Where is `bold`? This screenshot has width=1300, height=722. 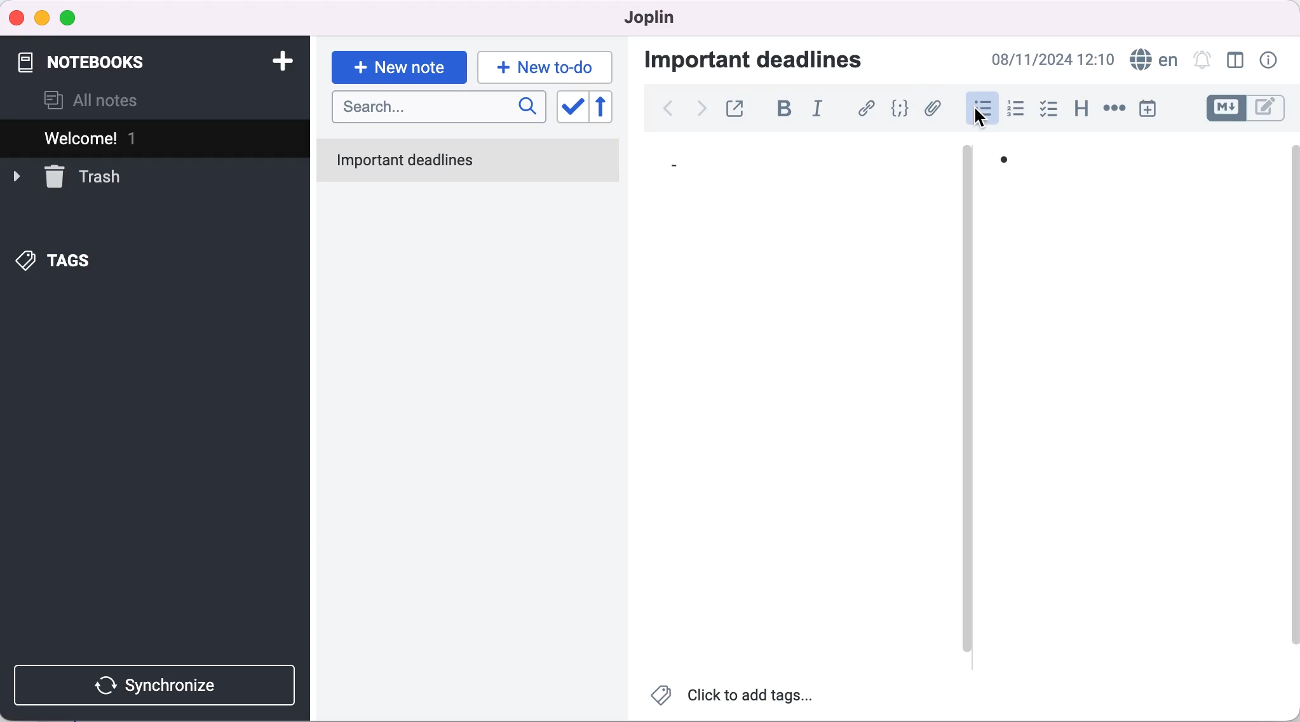 bold is located at coordinates (778, 111).